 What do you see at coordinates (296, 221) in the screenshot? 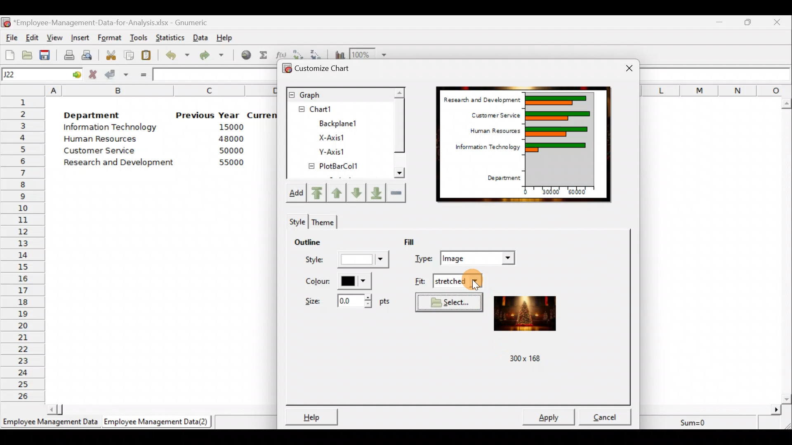
I see `Style` at bounding box center [296, 221].